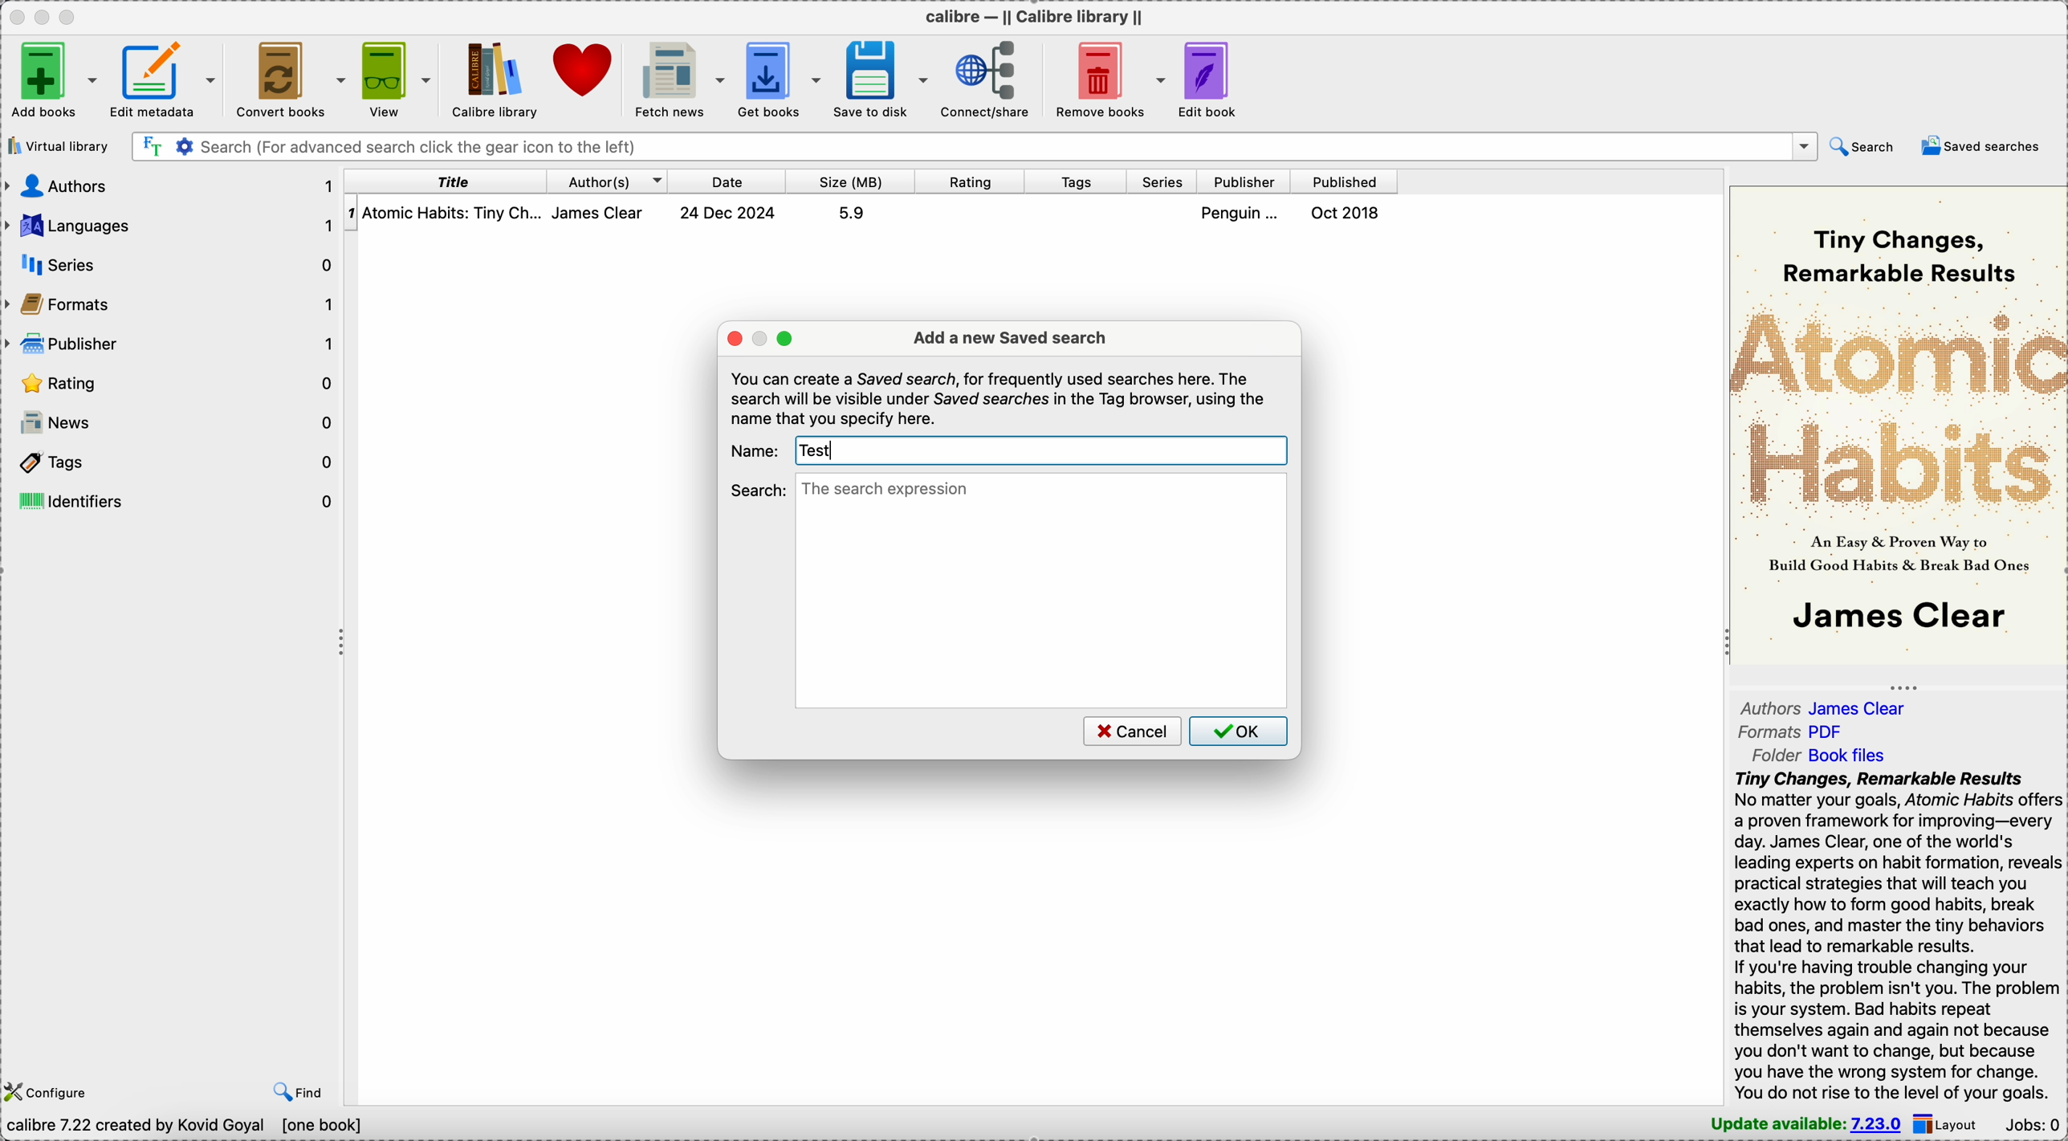 This screenshot has height=1141, width=2068. Describe the element at coordinates (587, 73) in the screenshot. I see `donate` at that location.